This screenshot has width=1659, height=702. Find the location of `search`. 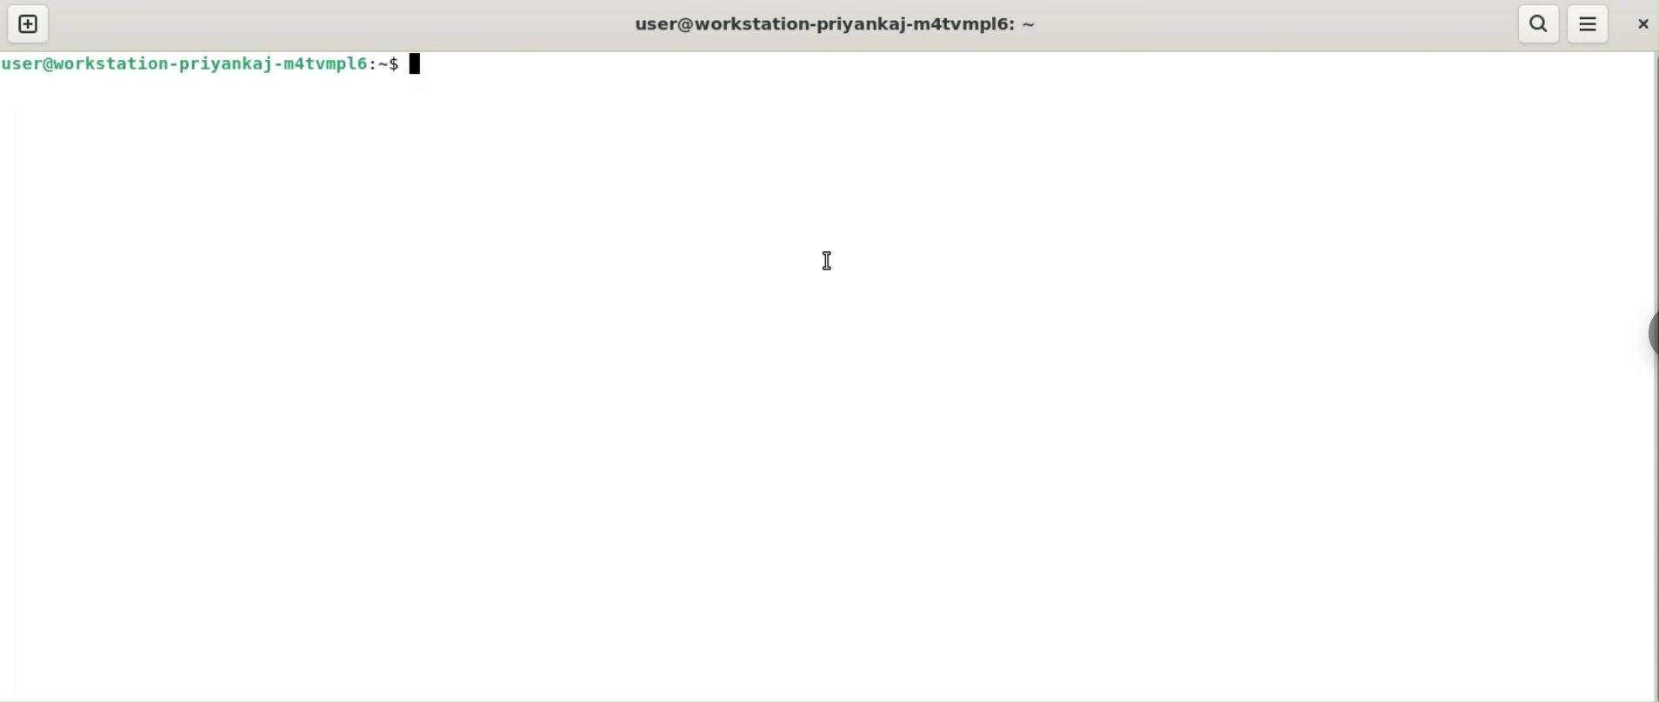

search is located at coordinates (1537, 23).